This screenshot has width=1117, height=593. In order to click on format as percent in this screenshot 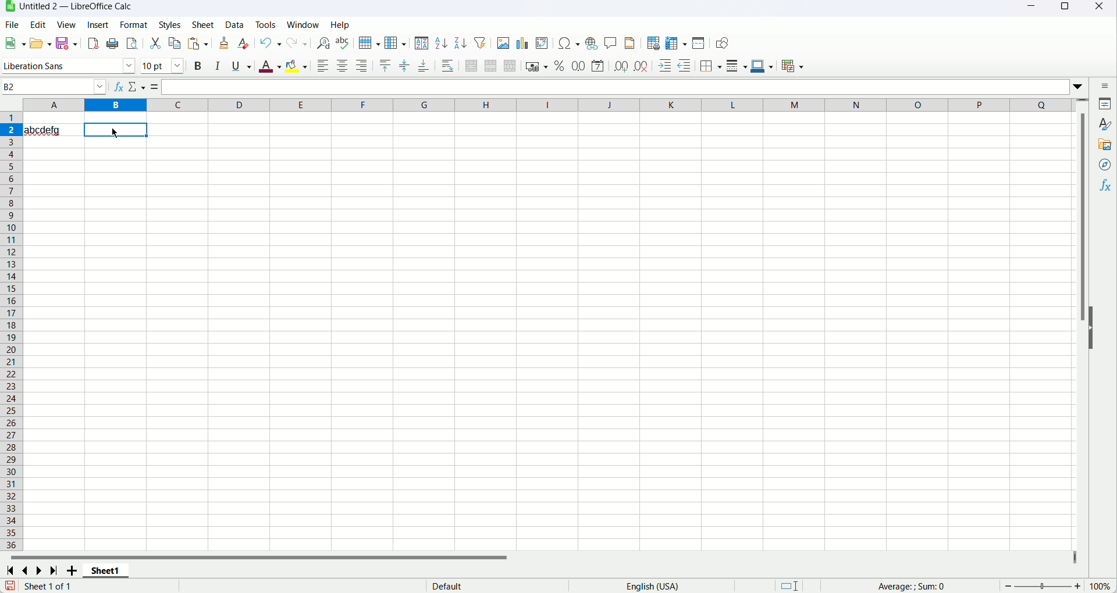, I will do `click(561, 66)`.